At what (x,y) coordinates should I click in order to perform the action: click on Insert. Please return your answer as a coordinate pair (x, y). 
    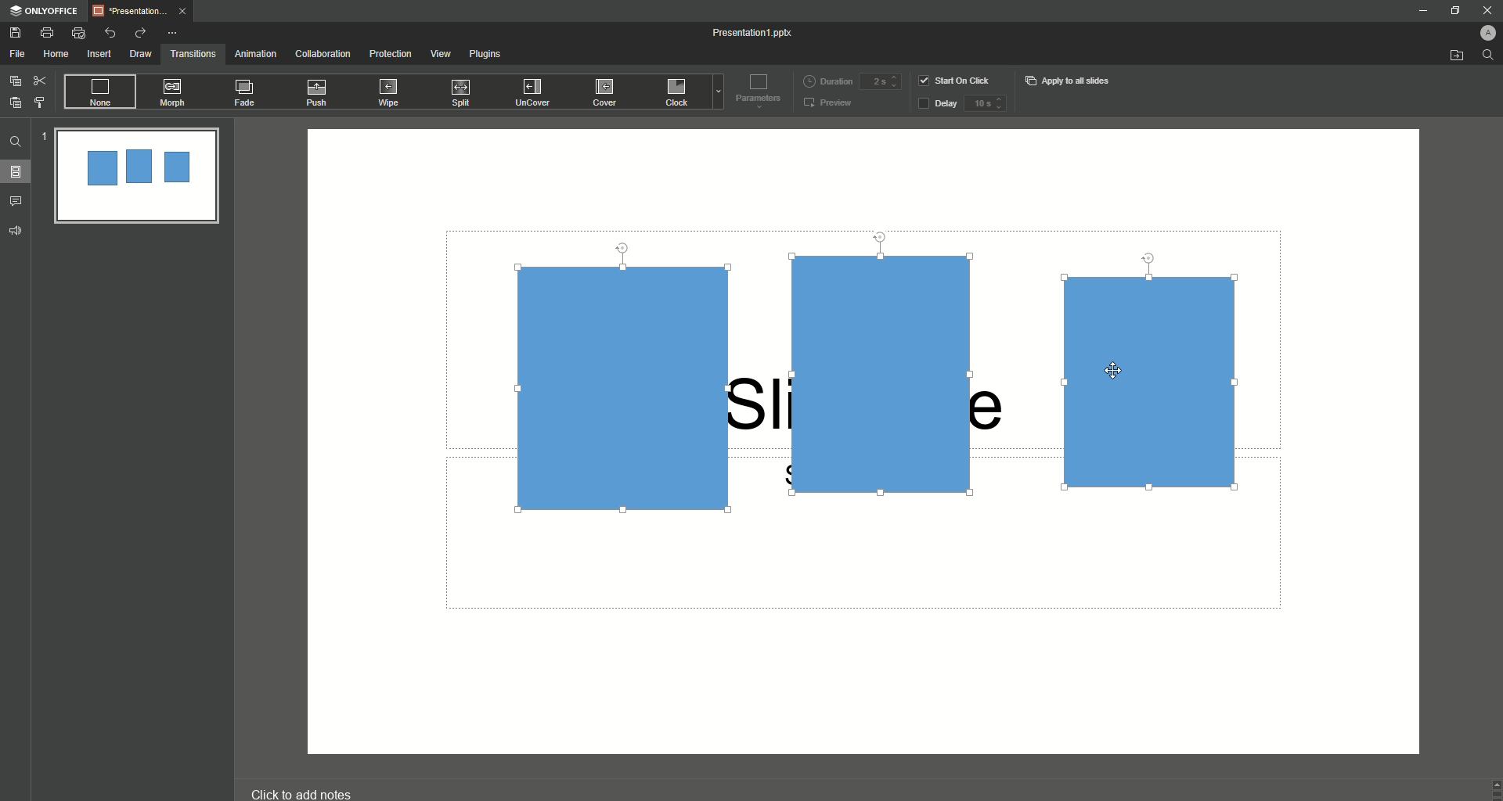
    Looking at the image, I should click on (99, 55).